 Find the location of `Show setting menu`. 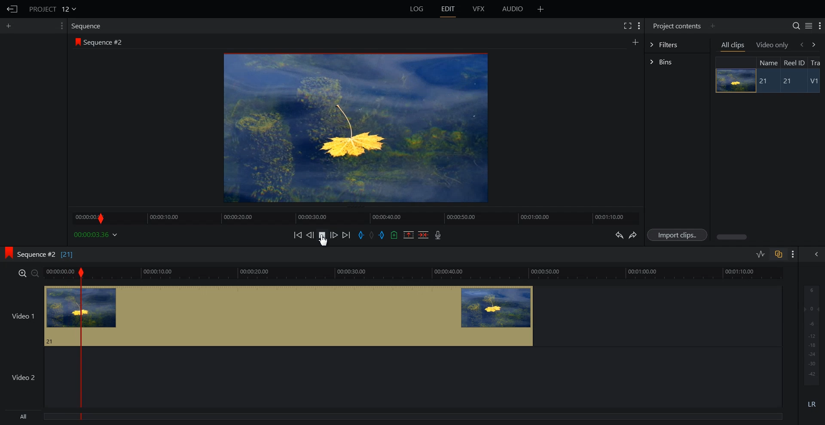

Show setting menu is located at coordinates (820, 26).